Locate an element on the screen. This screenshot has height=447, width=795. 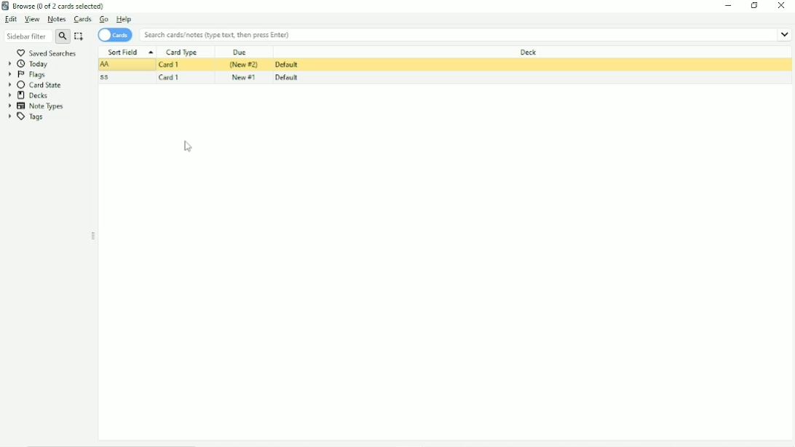
View is located at coordinates (32, 20).